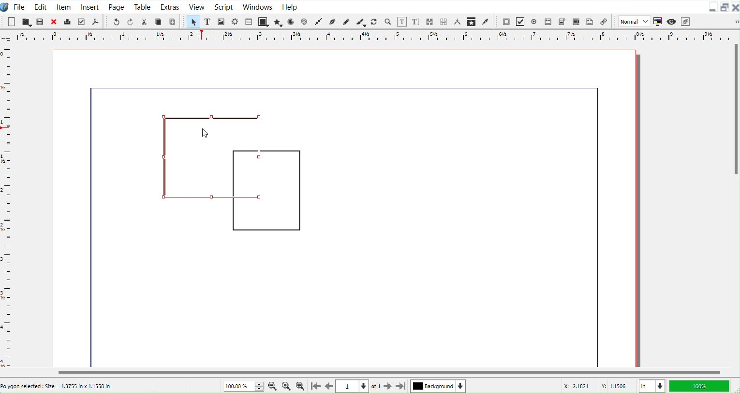 The height and width of the screenshot is (393, 740). I want to click on Paste, so click(173, 21).